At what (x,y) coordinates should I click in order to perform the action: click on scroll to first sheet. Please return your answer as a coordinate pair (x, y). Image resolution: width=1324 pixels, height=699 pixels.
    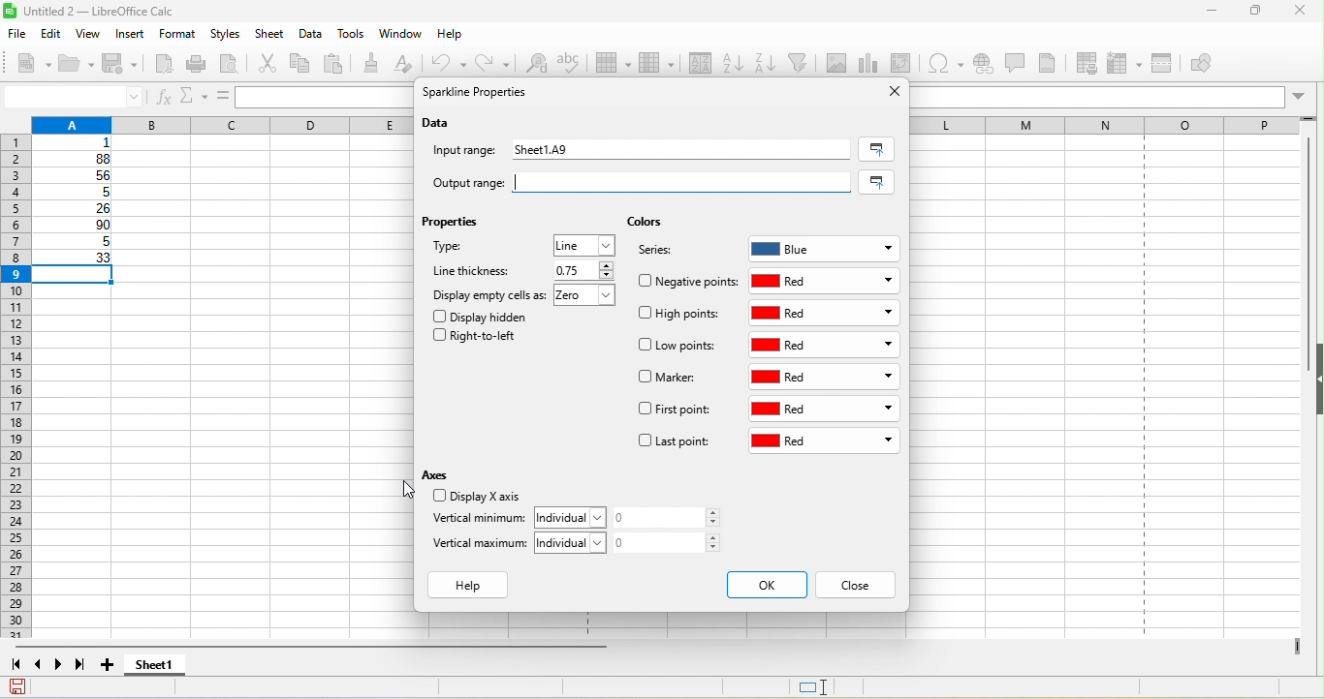
    Looking at the image, I should click on (16, 665).